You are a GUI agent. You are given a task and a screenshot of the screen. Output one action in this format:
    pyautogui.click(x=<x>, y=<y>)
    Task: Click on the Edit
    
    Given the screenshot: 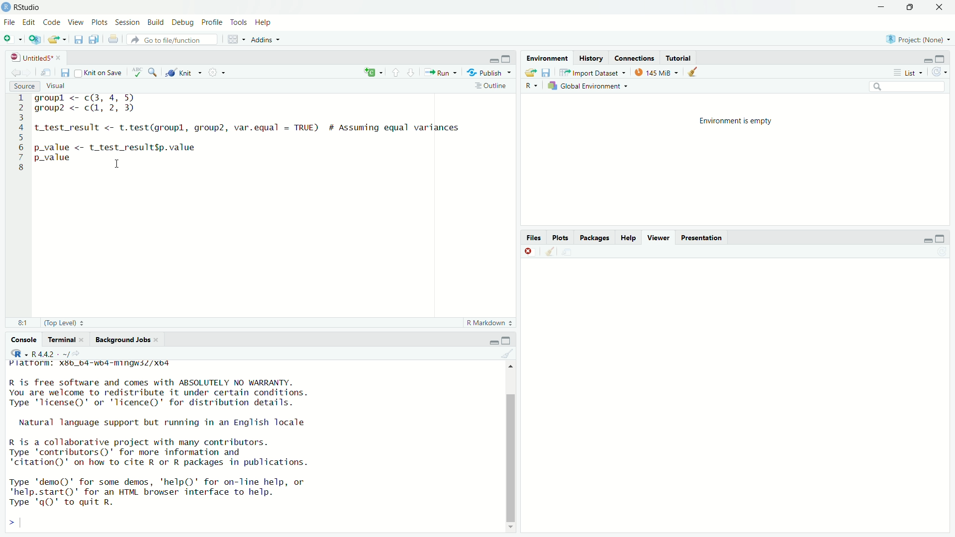 What is the action you would take?
    pyautogui.click(x=30, y=22)
    